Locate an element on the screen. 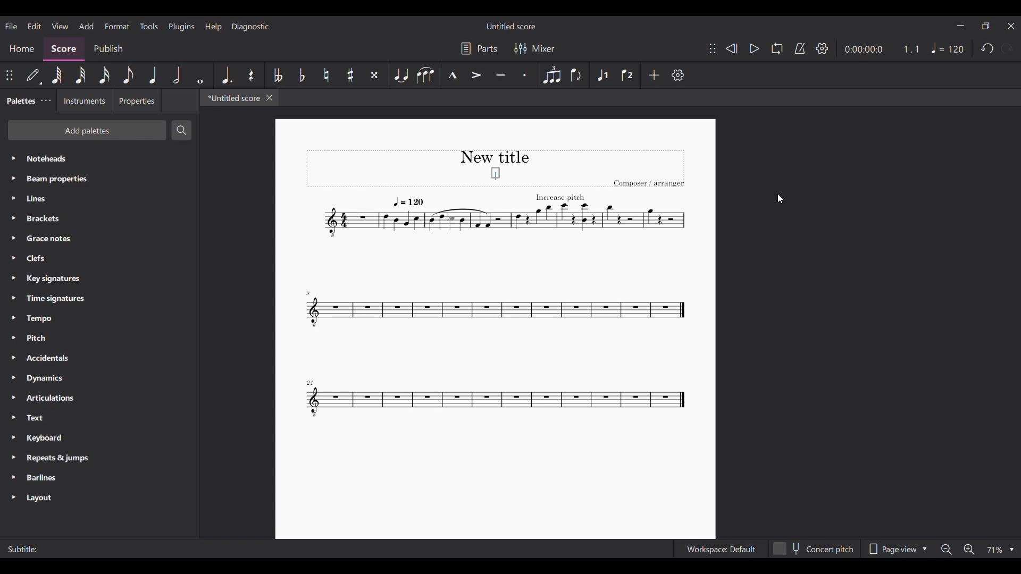 This screenshot has width=1021, height=574. Play is located at coordinates (754, 48).